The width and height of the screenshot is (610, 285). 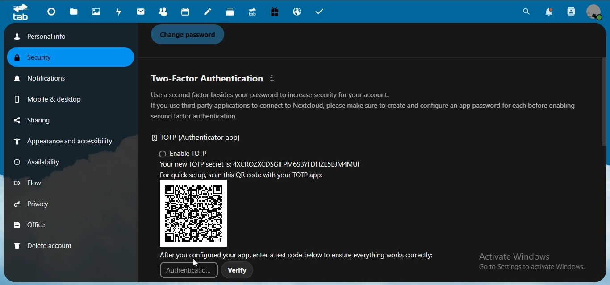 What do you see at coordinates (141, 12) in the screenshot?
I see `mail` at bounding box center [141, 12].